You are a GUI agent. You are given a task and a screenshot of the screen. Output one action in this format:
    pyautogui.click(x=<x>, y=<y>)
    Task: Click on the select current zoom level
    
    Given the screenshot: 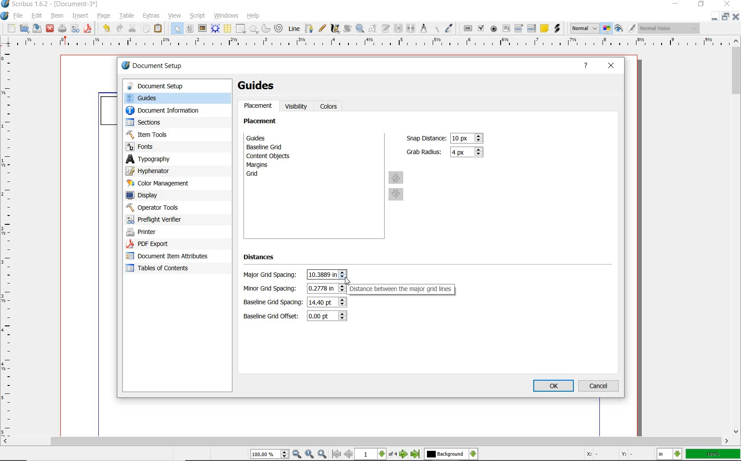 What is the action you would take?
    pyautogui.click(x=270, y=454)
    